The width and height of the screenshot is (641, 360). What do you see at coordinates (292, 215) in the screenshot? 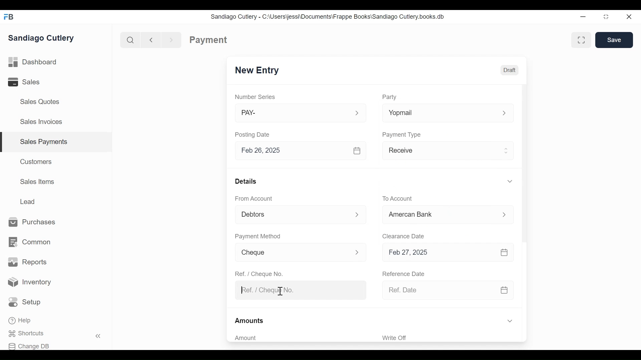
I see `Debtors` at bounding box center [292, 215].